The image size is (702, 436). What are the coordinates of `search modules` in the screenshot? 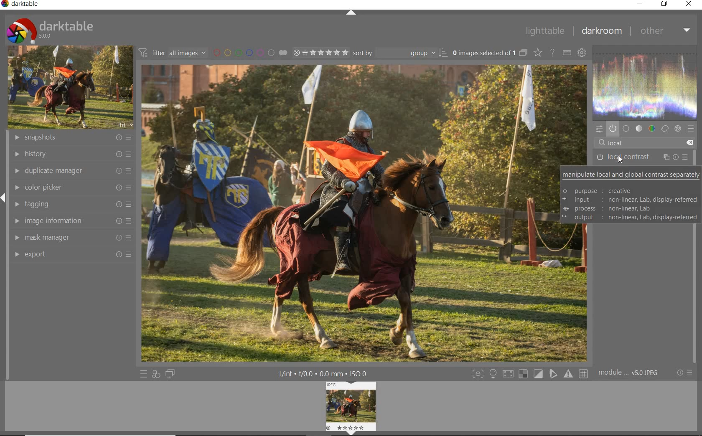 It's located at (643, 143).